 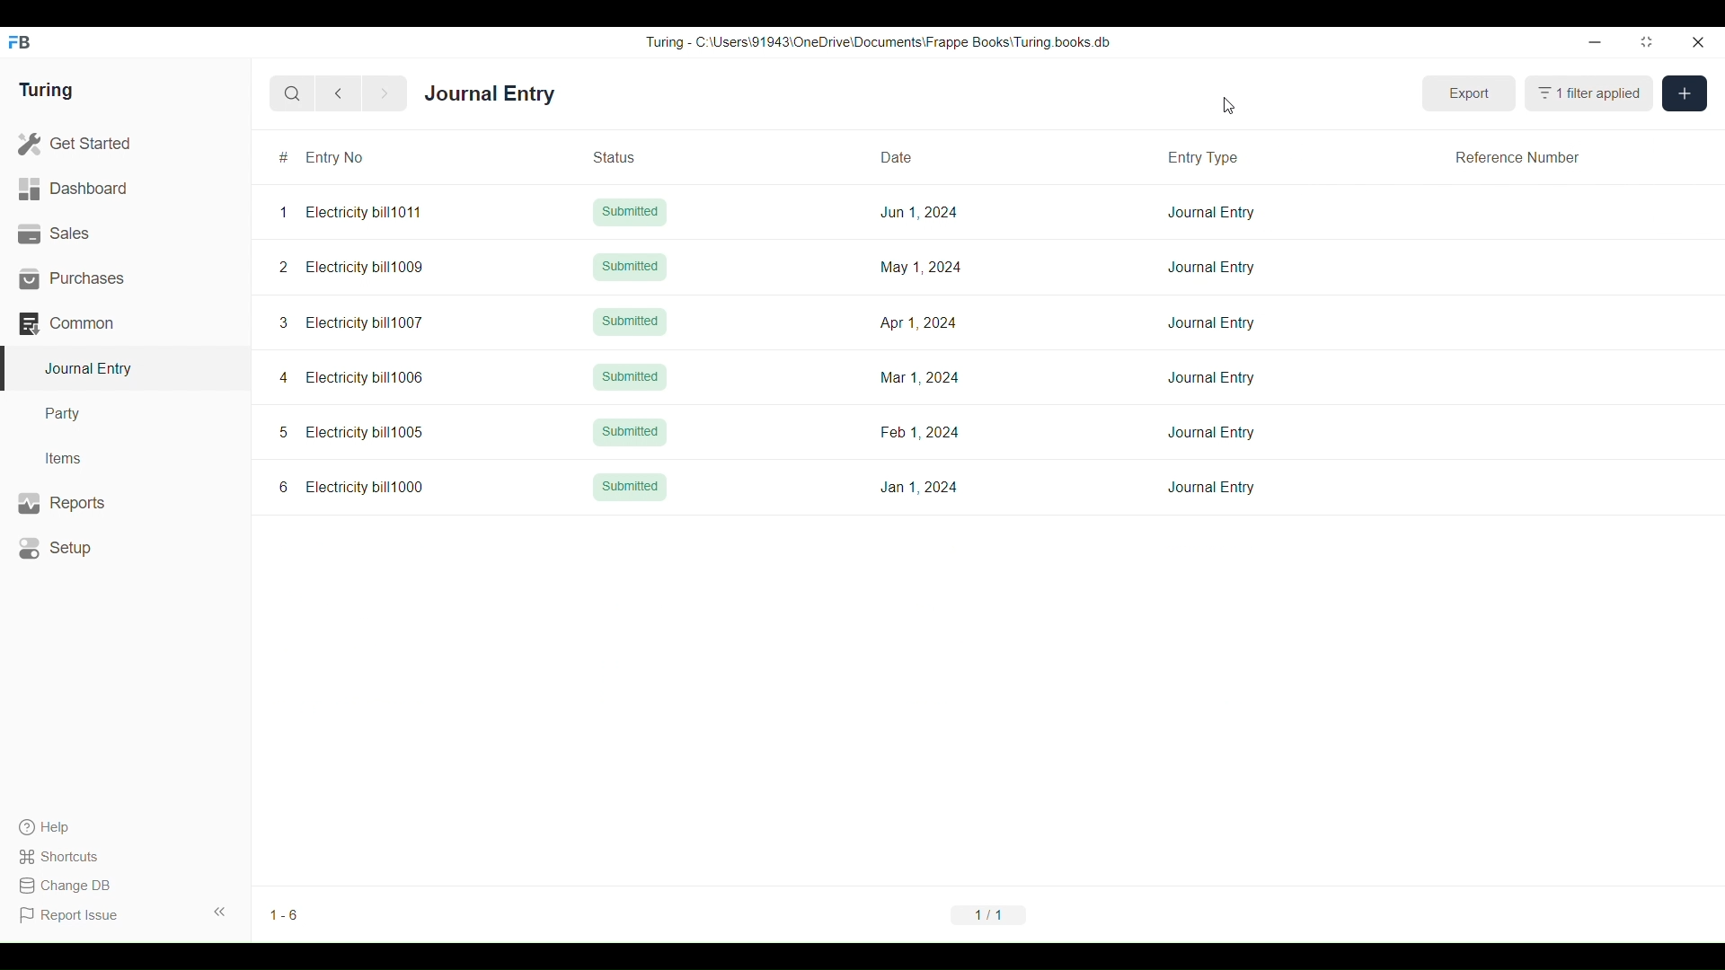 I want to click on Jan 1, 2024, so click(x=919, y=487).